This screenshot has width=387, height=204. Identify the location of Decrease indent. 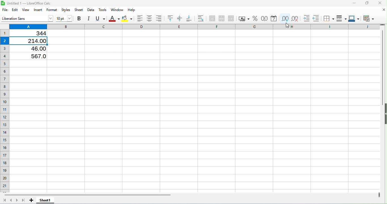
(316, 17).